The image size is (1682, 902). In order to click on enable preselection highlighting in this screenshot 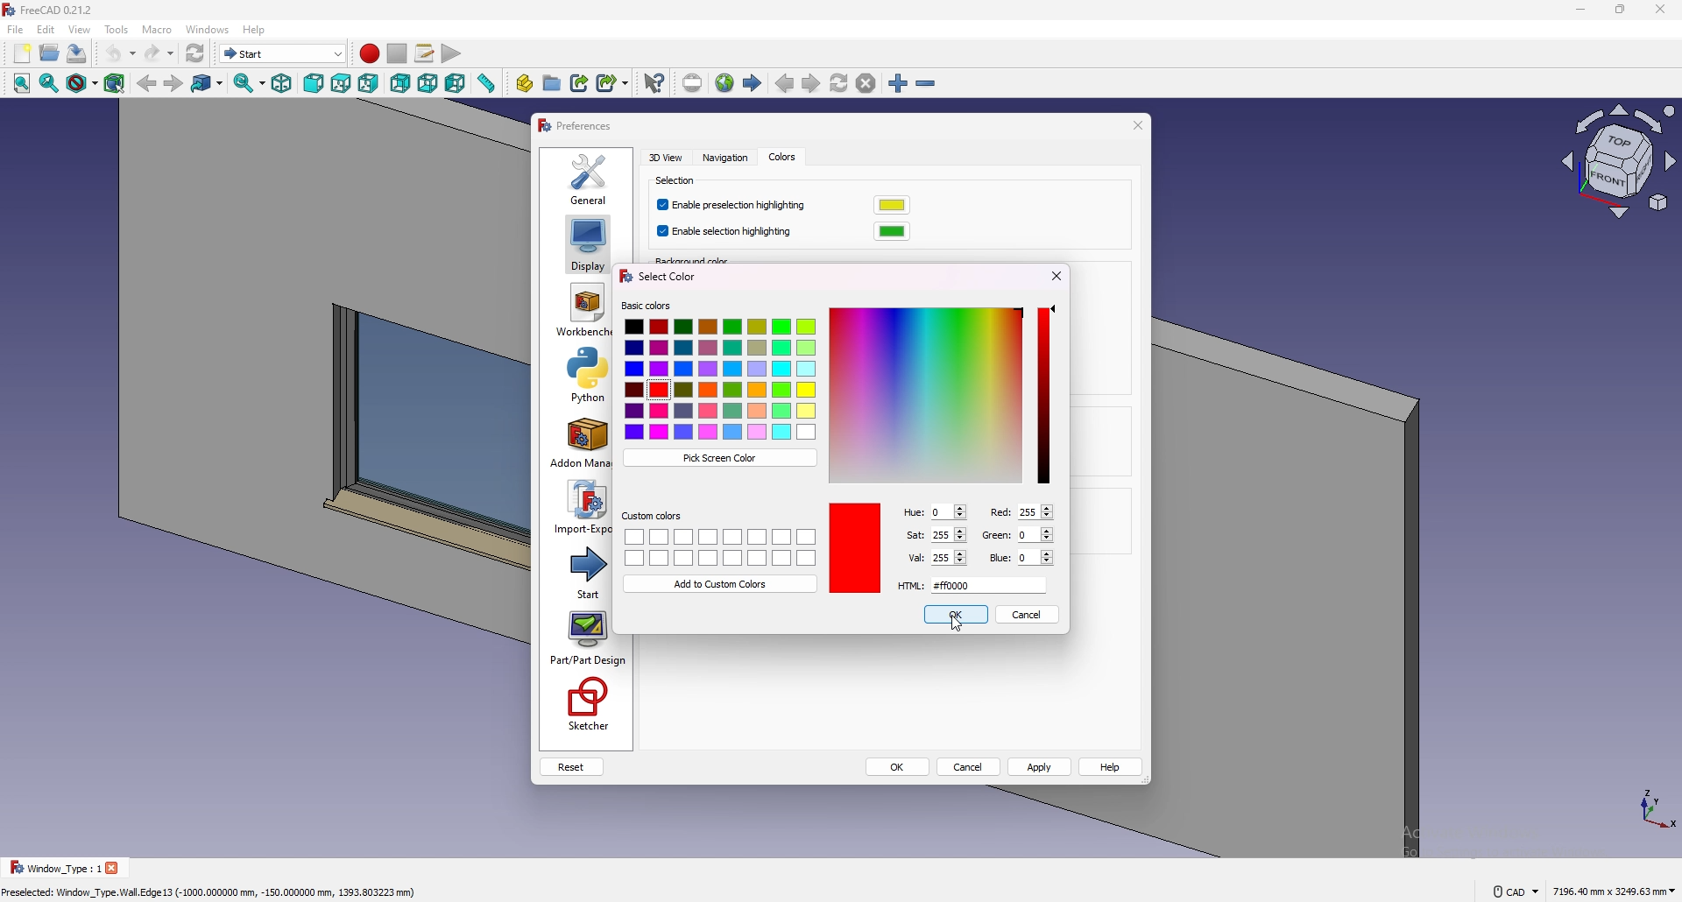, I will do `click(735, 206)`.